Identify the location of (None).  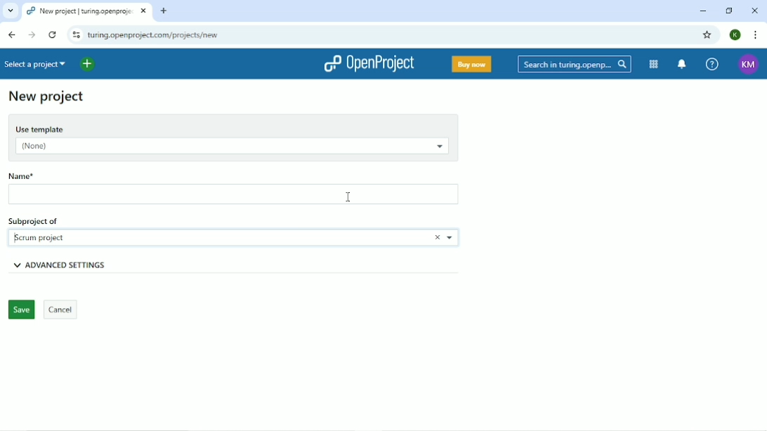
(230, 147).